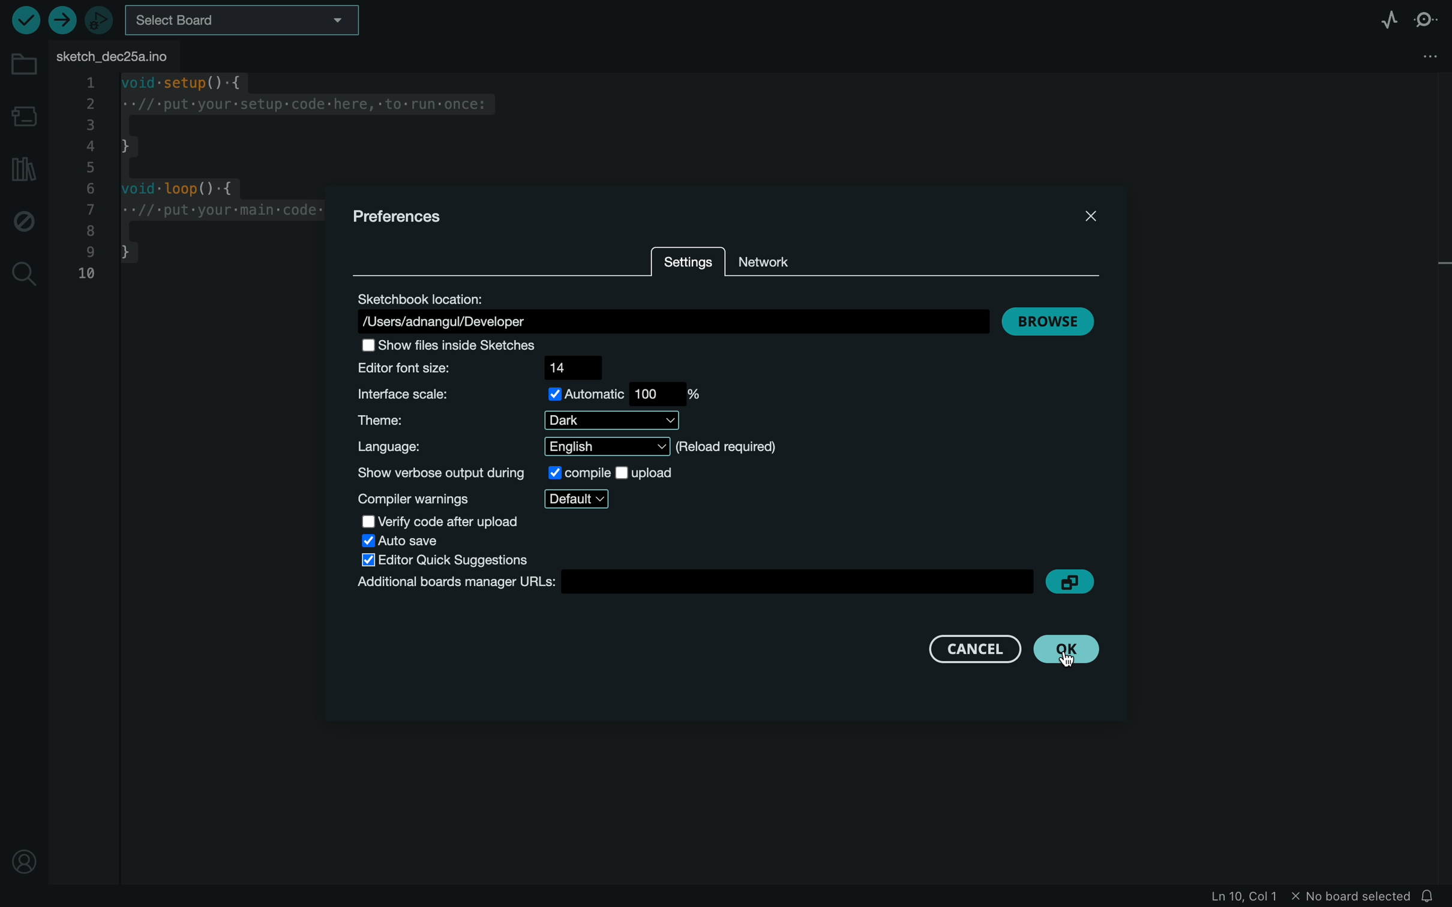  What do you see at coordinates (692, 581) in the screenshot?
I see `additional  board` at bounding box center [692, 581].